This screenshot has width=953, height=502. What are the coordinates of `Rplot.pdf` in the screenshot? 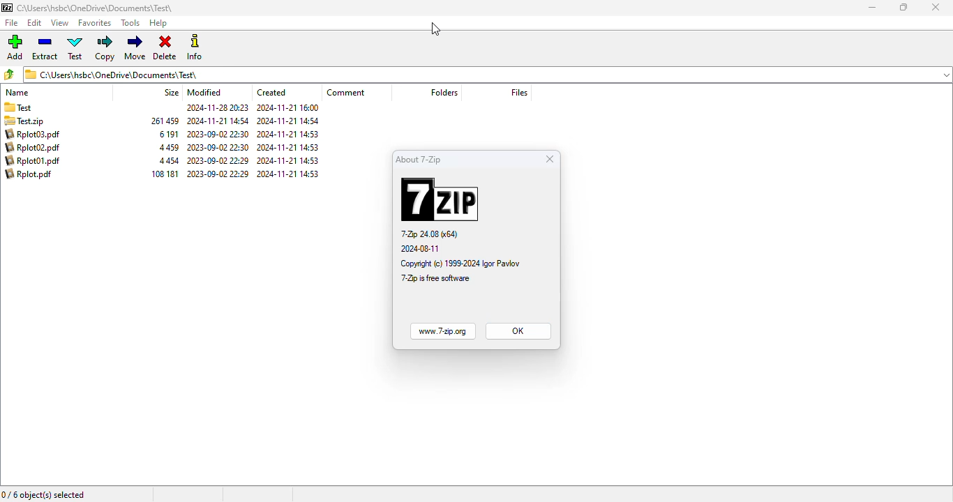 It's located at (32, 174).